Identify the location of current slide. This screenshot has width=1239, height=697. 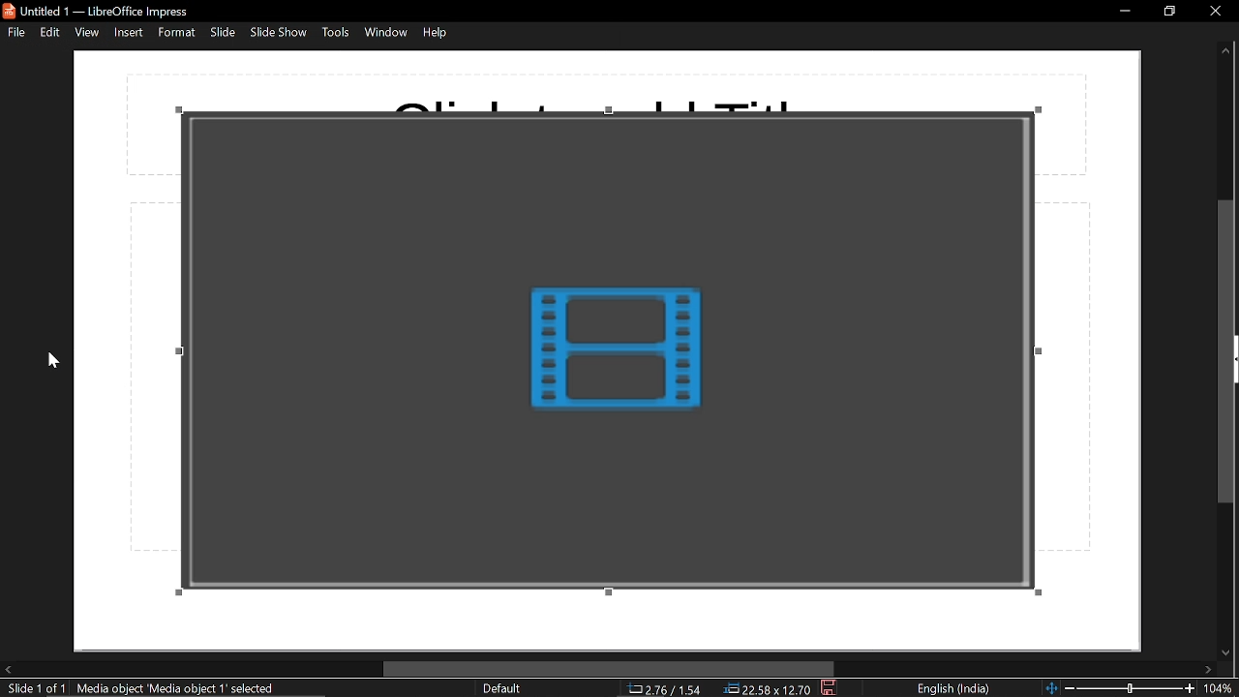
(35, 689).